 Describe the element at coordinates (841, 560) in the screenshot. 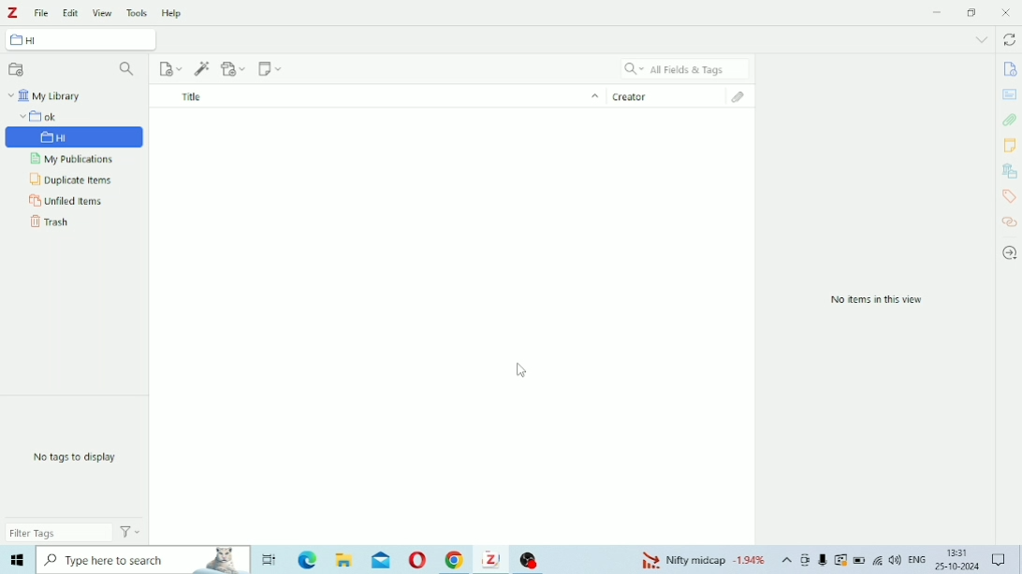

I see `Warning` at that location.